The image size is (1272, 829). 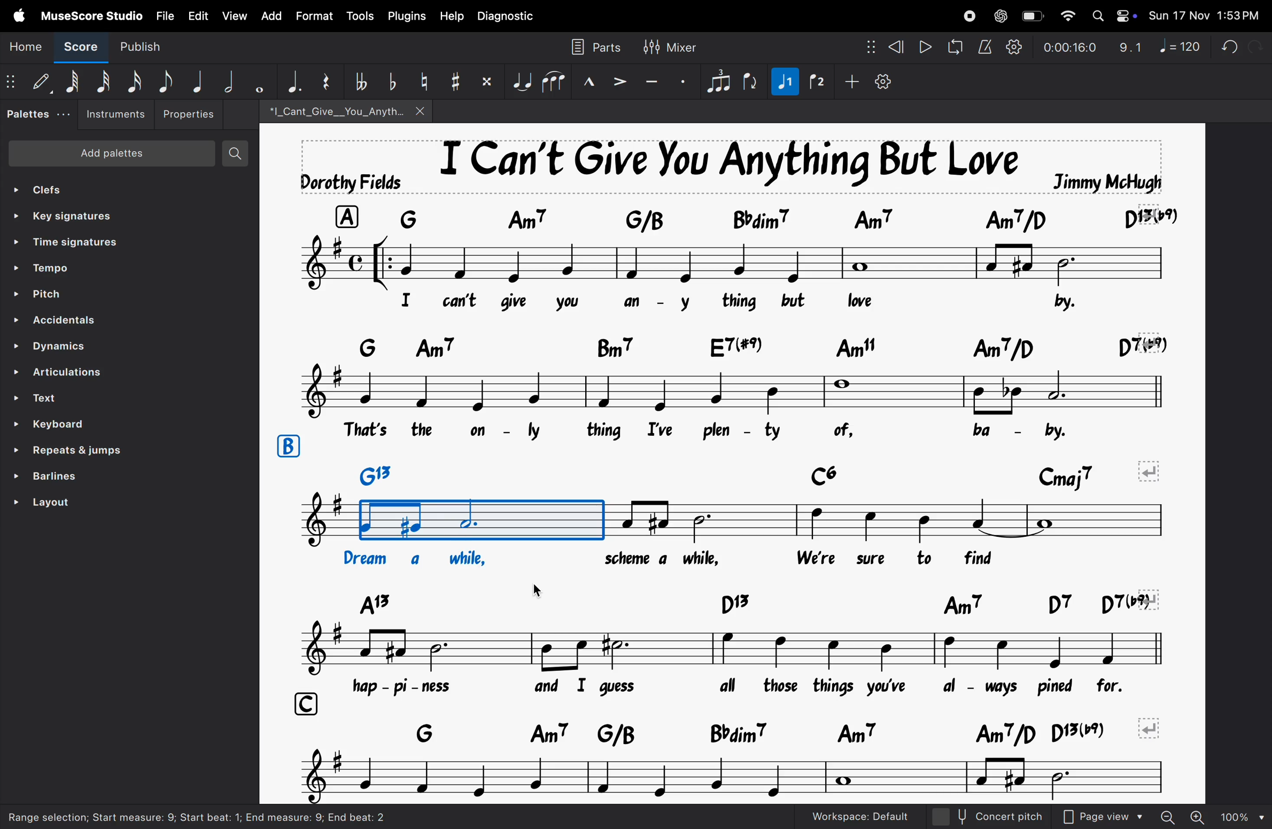 What do you see at coordinates (889, 81) in the screenshot?
I see `customize toolbar` at bounding box center [889, 81].